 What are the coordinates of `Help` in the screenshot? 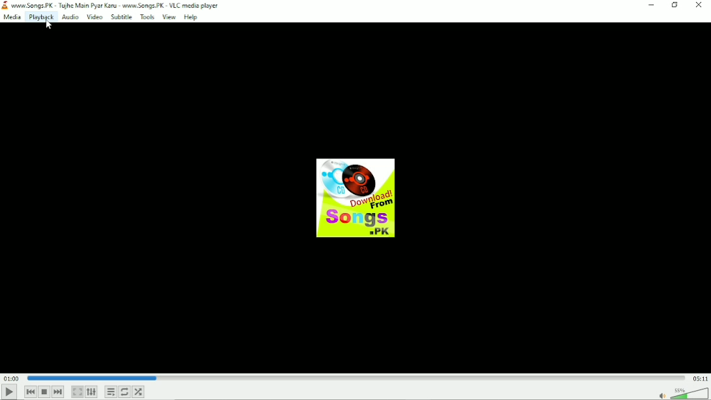 It's located at (191, 18).